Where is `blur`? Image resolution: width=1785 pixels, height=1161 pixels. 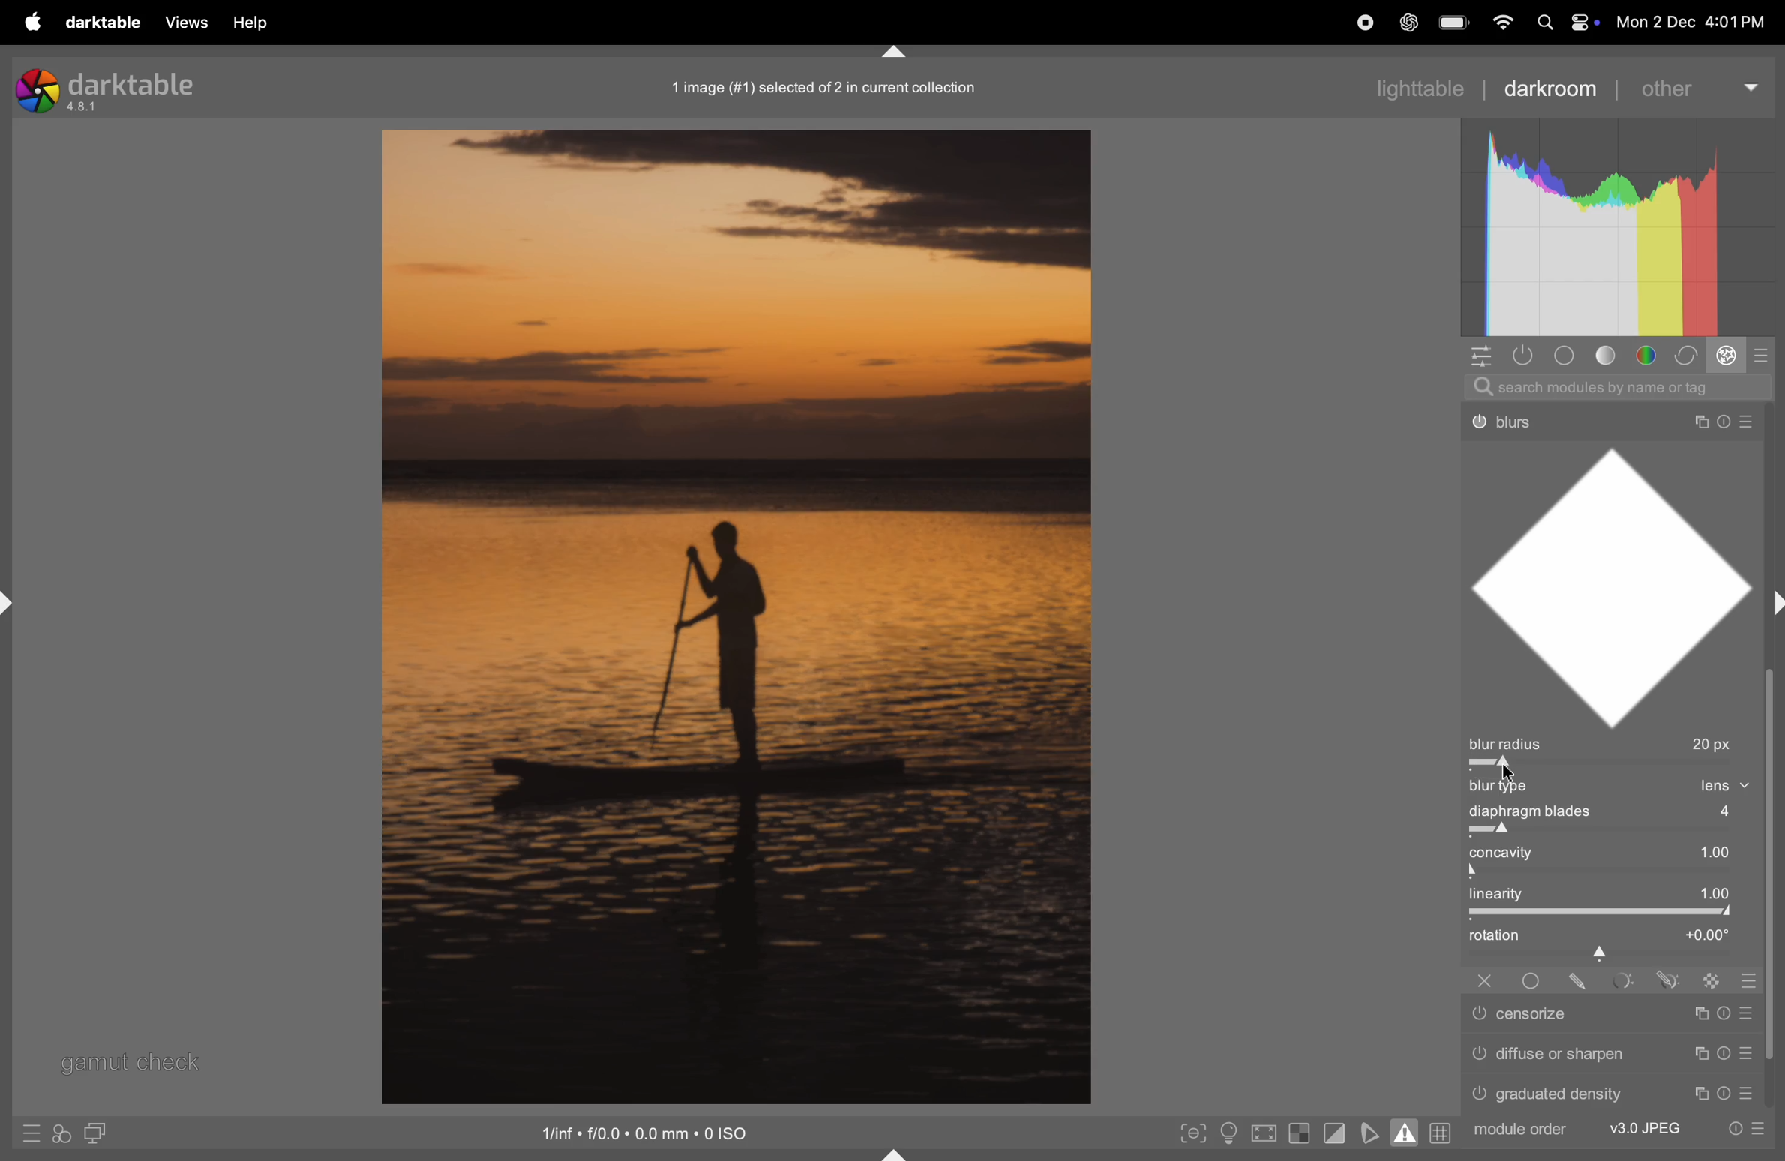
blur is located at coordinates (1507, 787).